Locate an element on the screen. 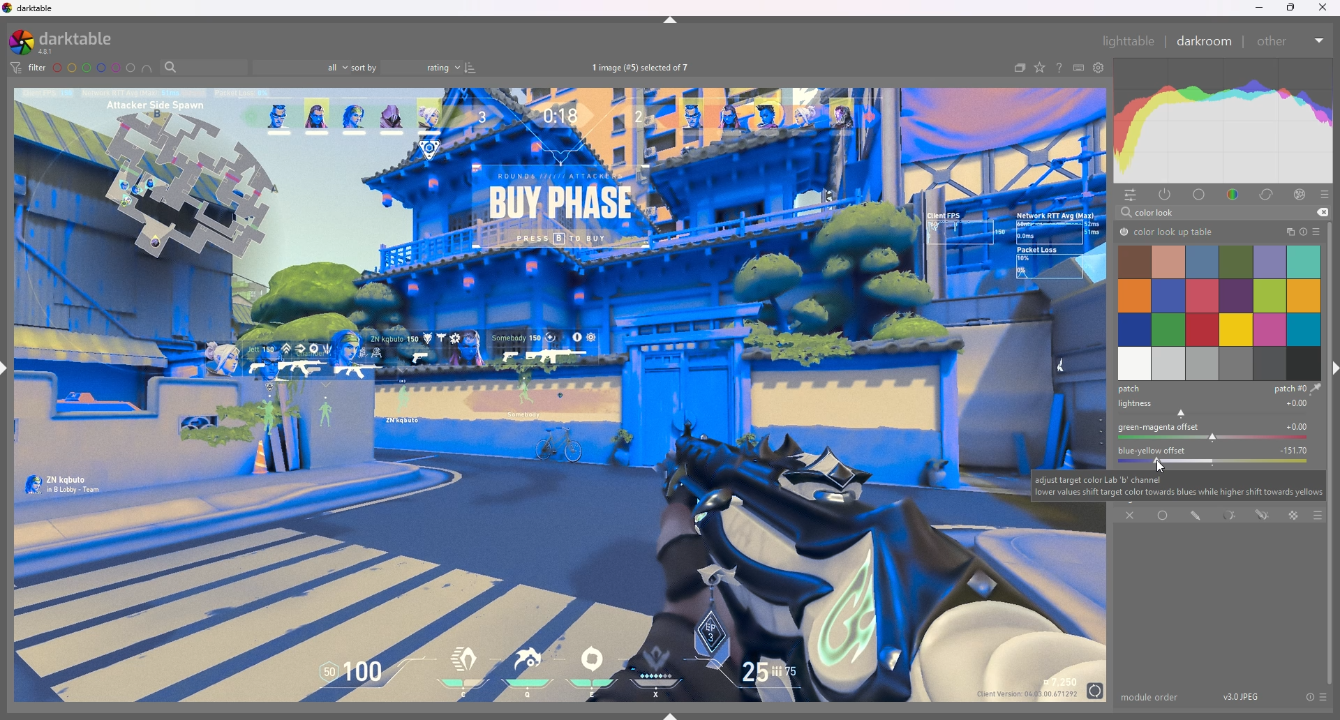 The width and height of the screenshot is (1340, 720). parametric mask is located at coordinates (1230, 515).